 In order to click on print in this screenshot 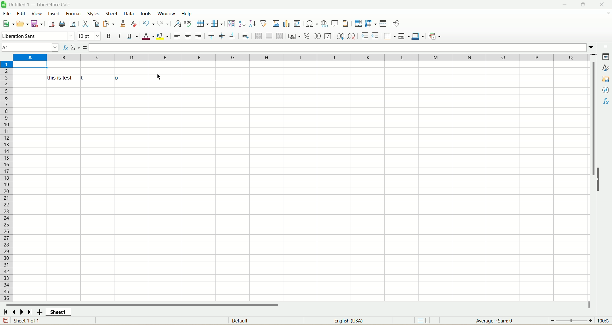, I will do `click(62, 24)`.